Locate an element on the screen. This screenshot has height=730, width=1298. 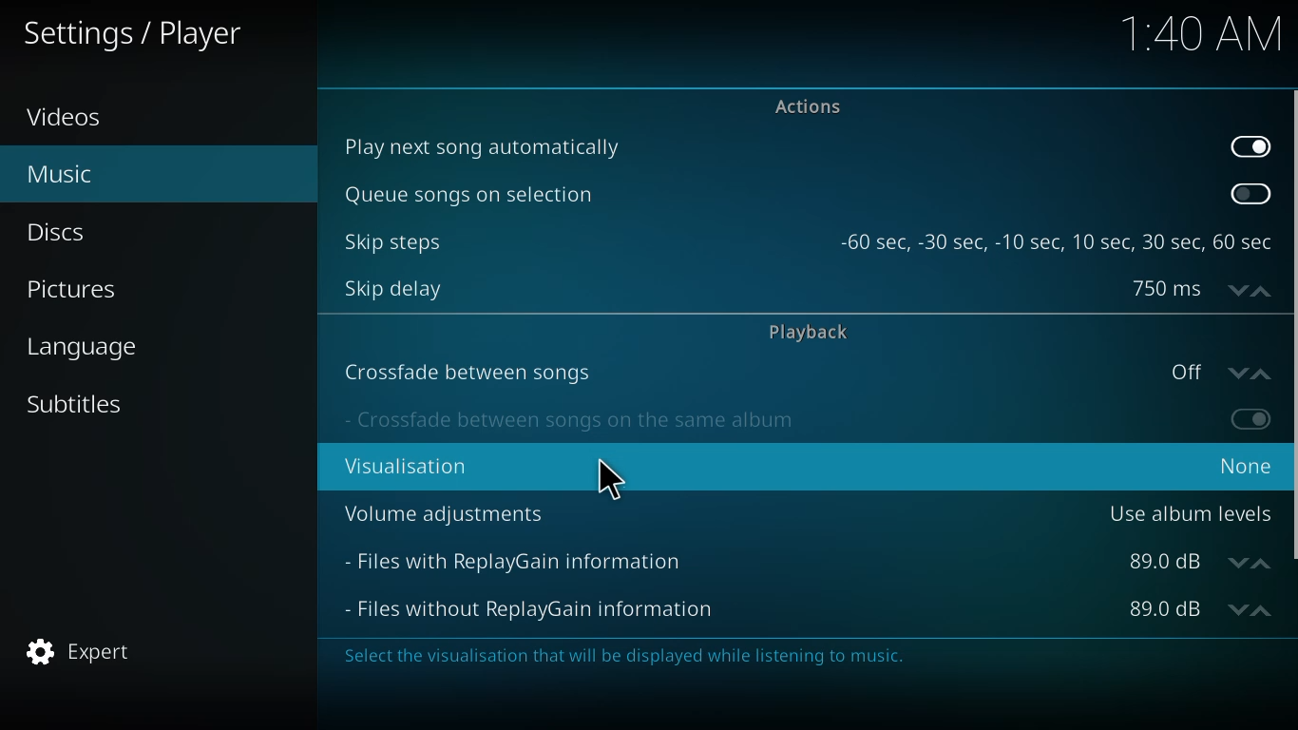
delay is located at coordinates (1193, 288).